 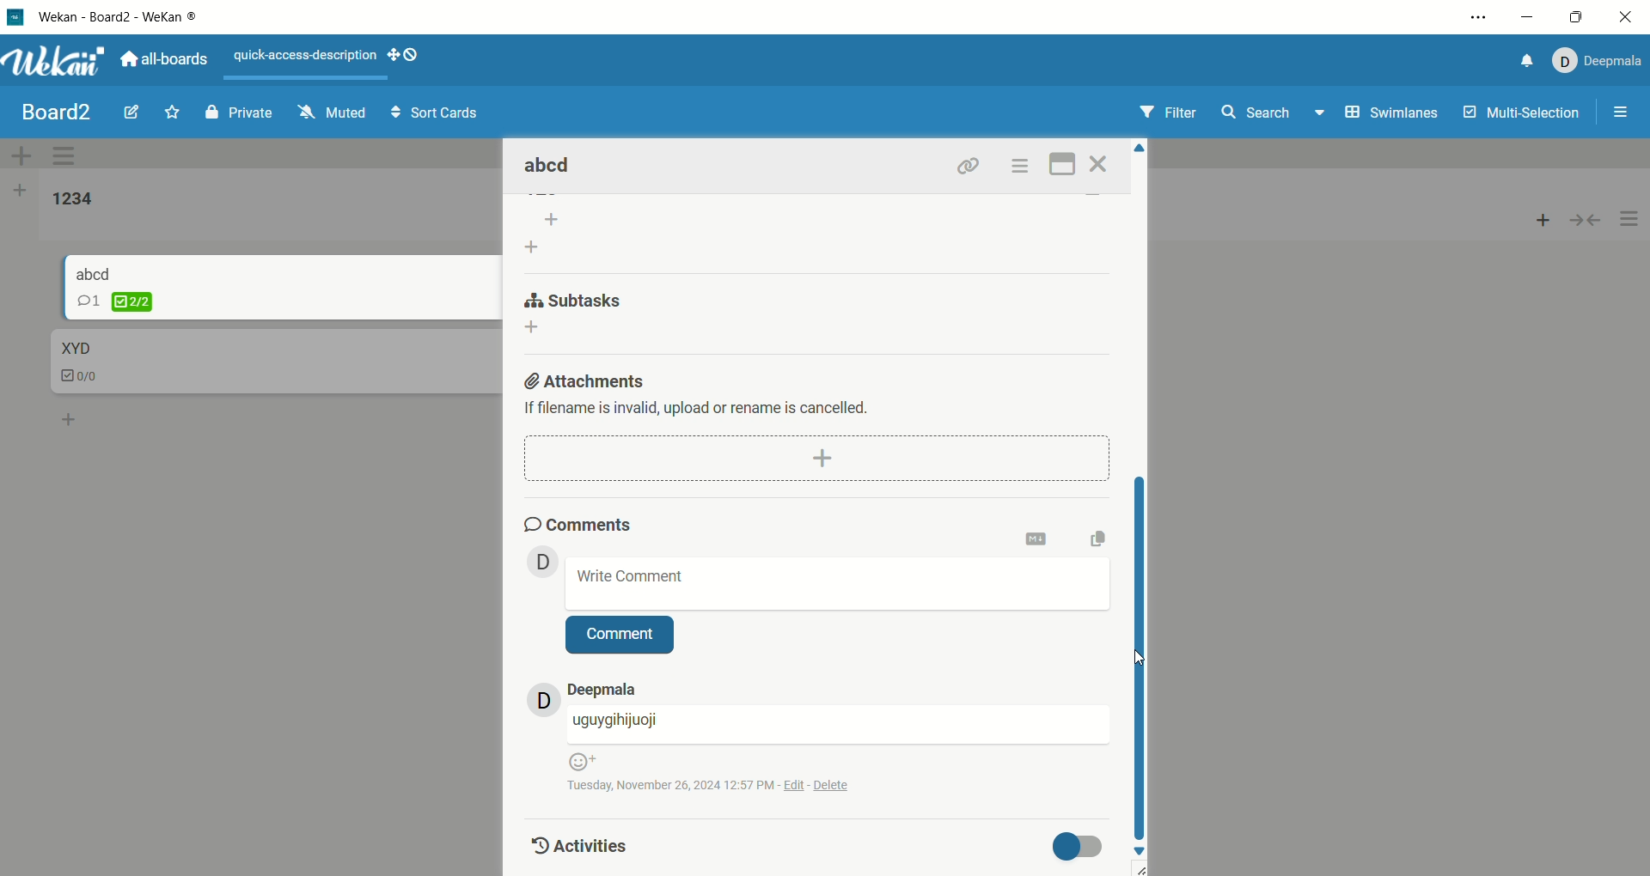 What do you see at coordinates (587, 378) in the screenshot?
I see `attachments` at bounding box center [587, 378].